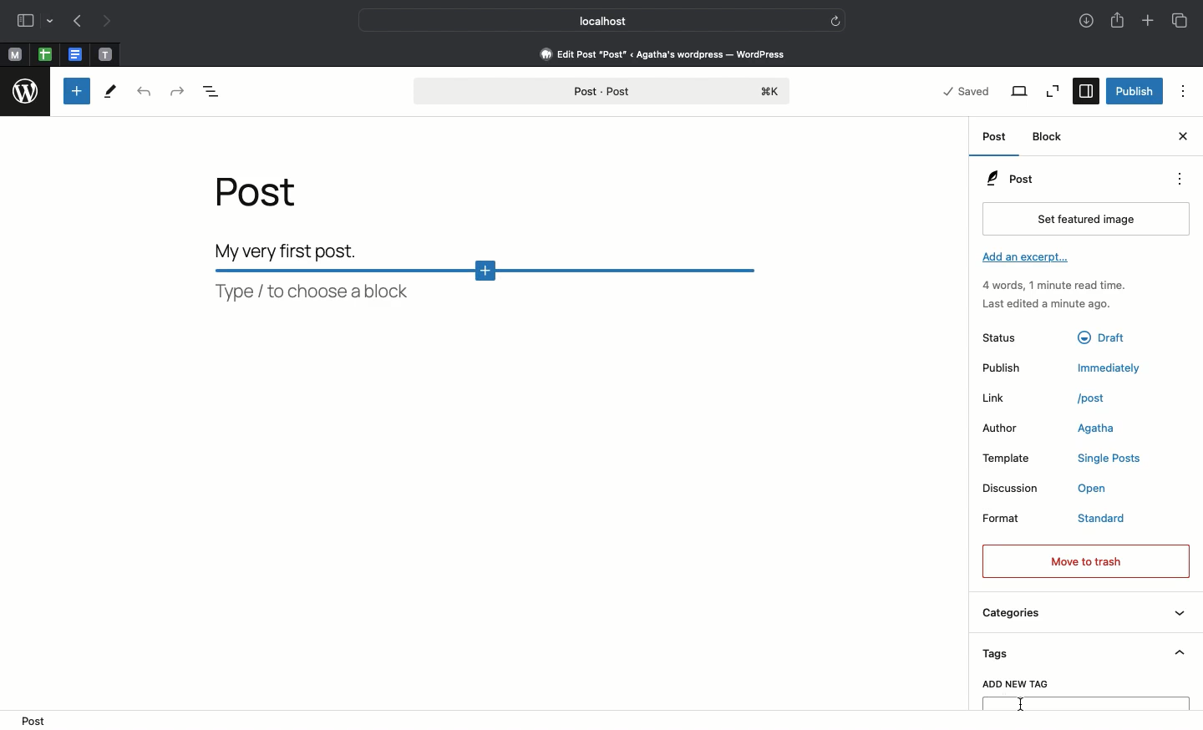  What do you see at coordinates (1069, 180) in the screenshot?
I see `Post` at bounding box center [1069, 180].